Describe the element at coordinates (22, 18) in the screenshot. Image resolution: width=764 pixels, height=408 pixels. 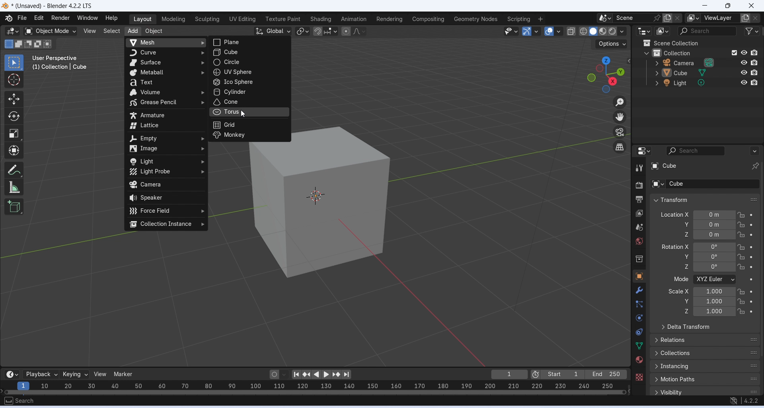
I see `` at that location.